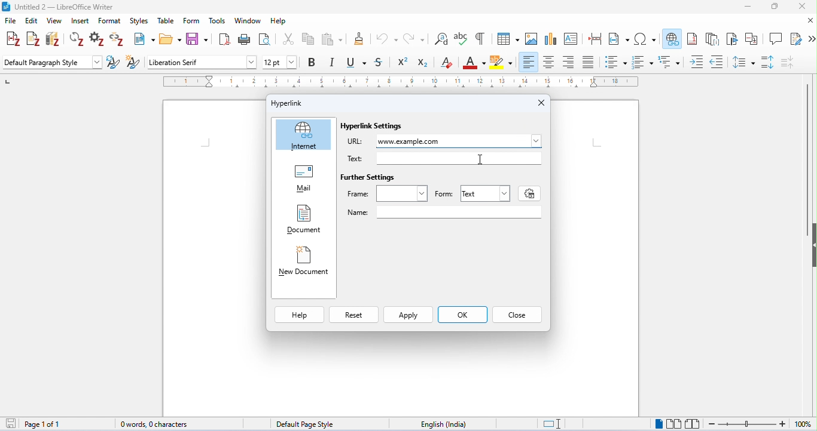 Image resolution: width=817 pixels, height=431 pixels. I want to click on cursor moved, so click(480, 161).